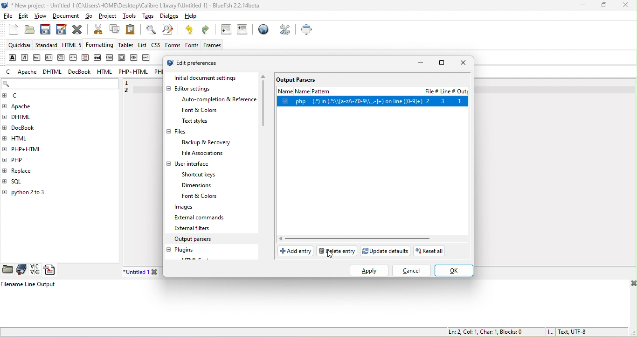 Image resolution: width=637 pixels, height=337 pixels. I want to click on select option, so click(373, 101).